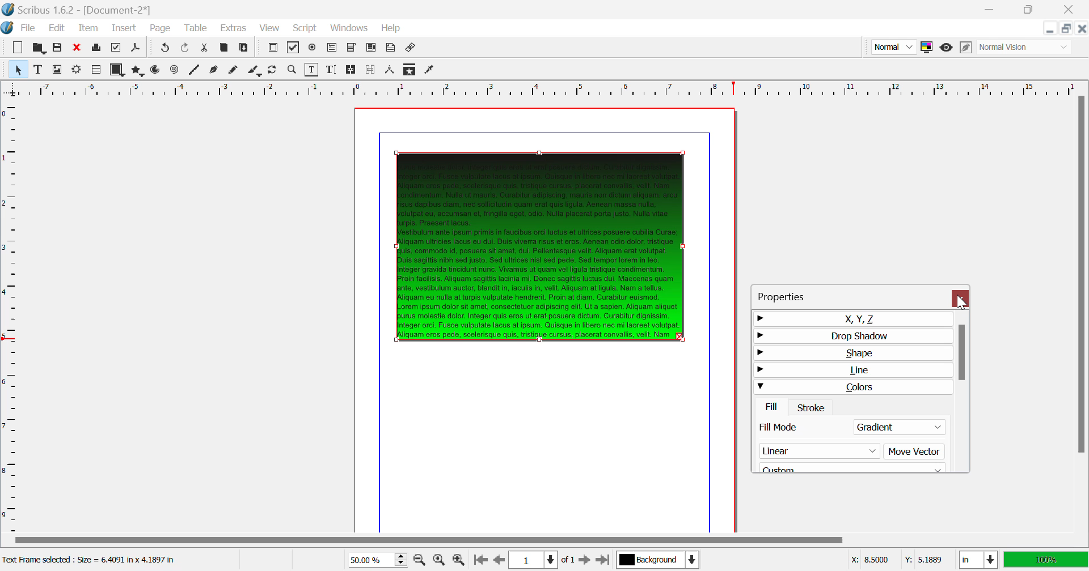  Describe the element at coordinates (926, 47) in the screenshot. I see `Toggle Color Management` at that location.